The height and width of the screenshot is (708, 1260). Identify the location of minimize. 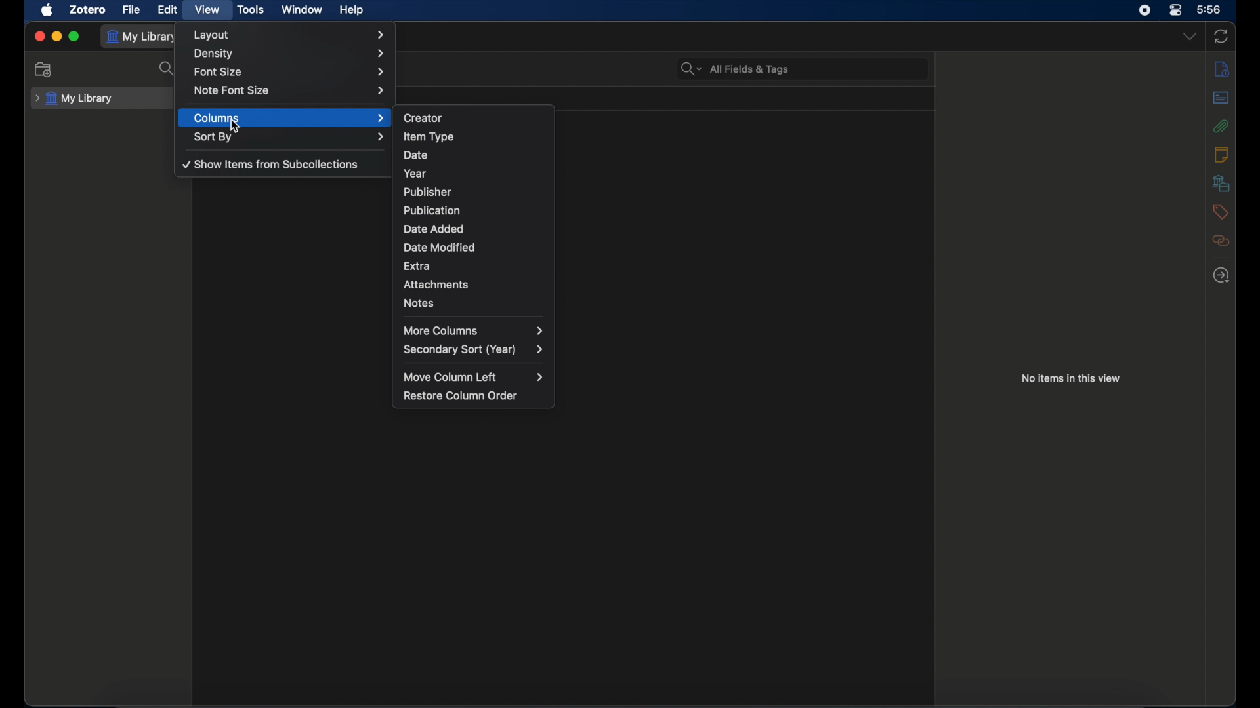
(56, 37).